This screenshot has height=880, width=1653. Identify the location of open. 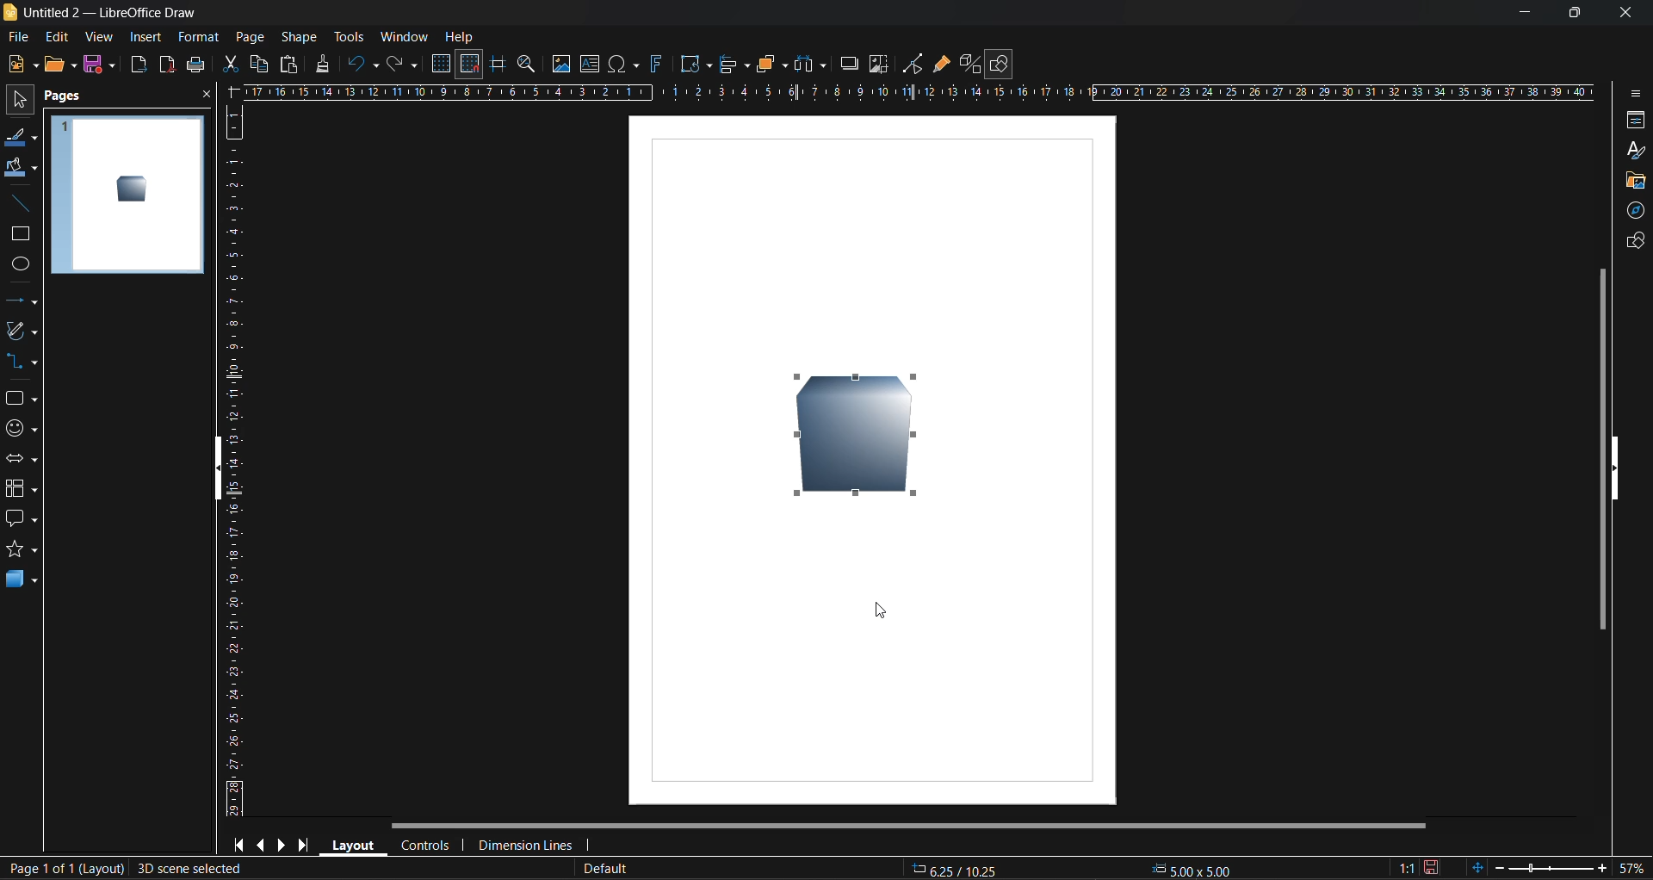
(59, 64).